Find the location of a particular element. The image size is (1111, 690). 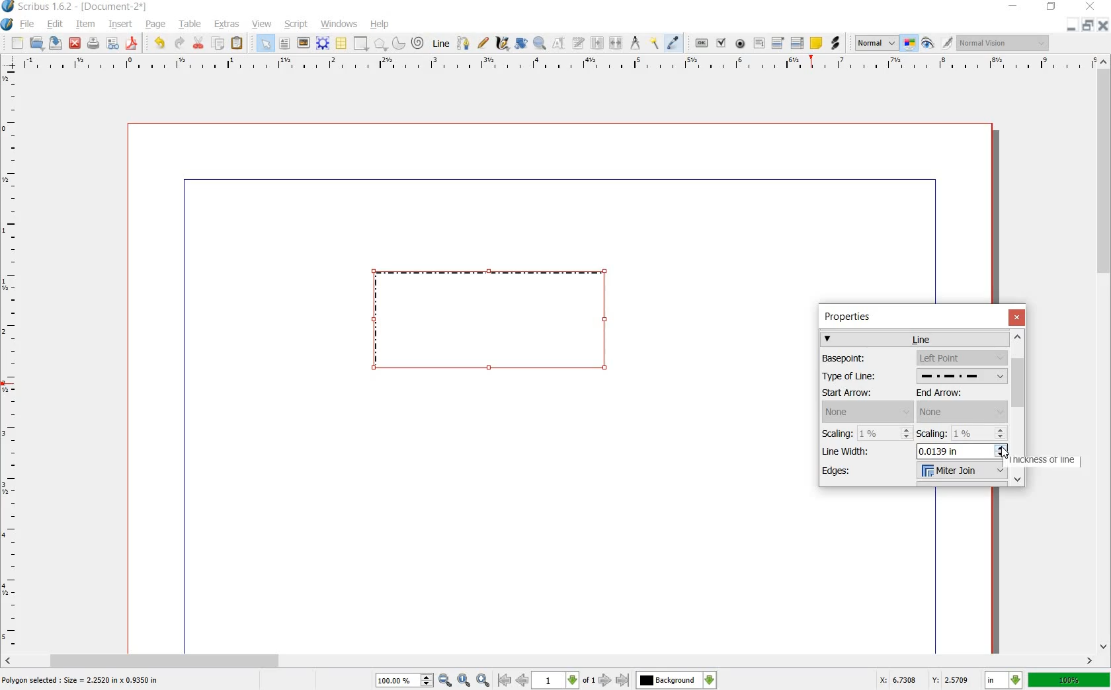

zoom in is located at coordinates (483, 680).